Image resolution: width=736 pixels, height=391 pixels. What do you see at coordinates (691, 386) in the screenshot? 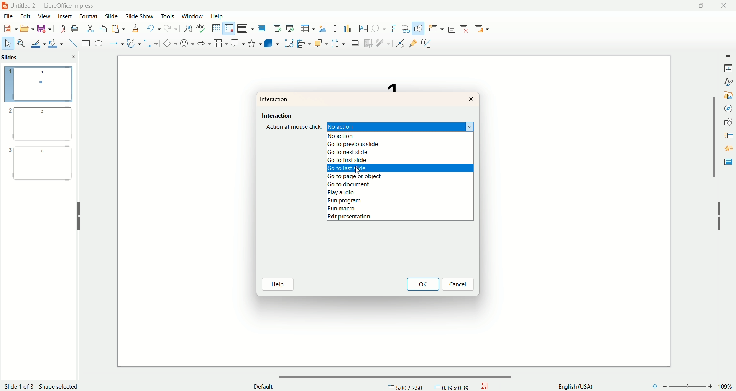
I see `zoom factor` at bounding box center [691, 386].